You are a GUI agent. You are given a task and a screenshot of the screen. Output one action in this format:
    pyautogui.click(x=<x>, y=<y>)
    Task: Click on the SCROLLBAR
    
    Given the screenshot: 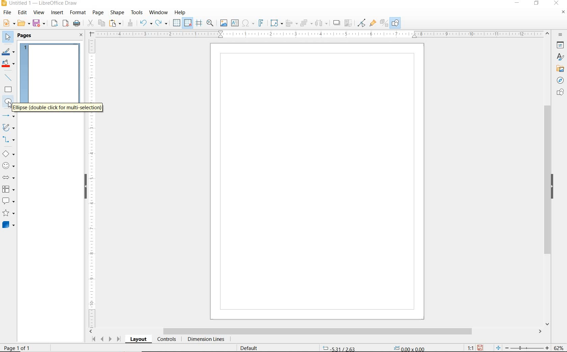 What is the action you would take?
    pyautogui.click(x=547, y=179)
    